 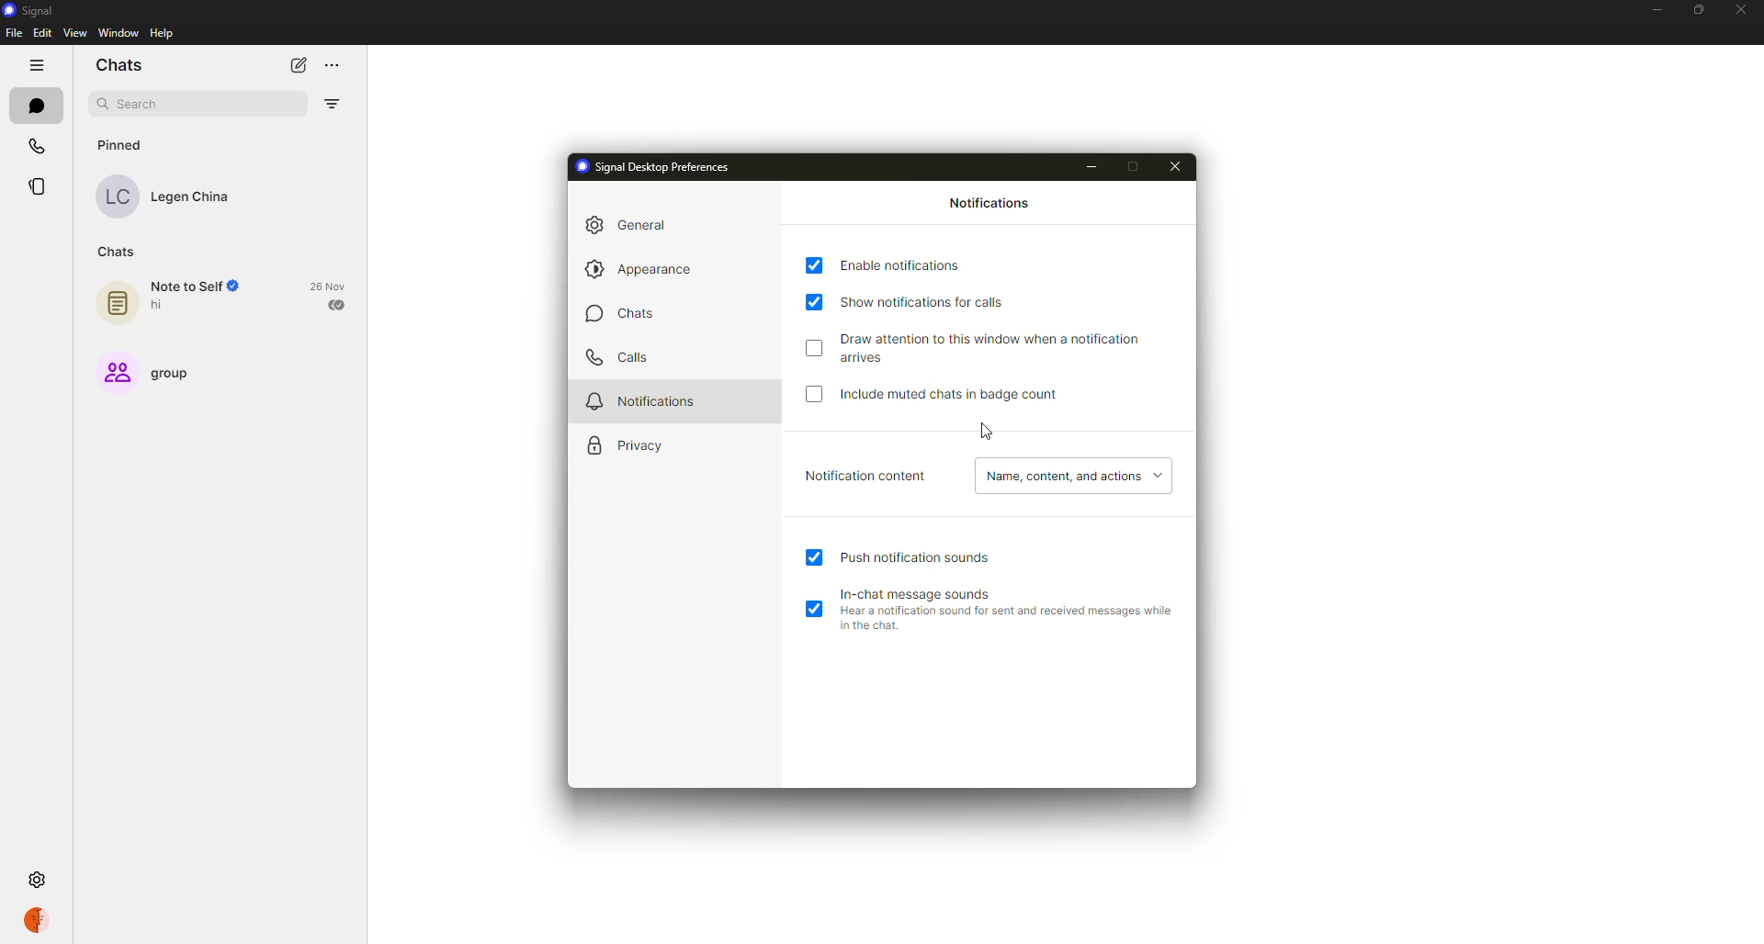 What do you see at coordinates (1007, 605) in the screenshot?
I see `in-chat message sounds` at bounding box center [1007, 605].